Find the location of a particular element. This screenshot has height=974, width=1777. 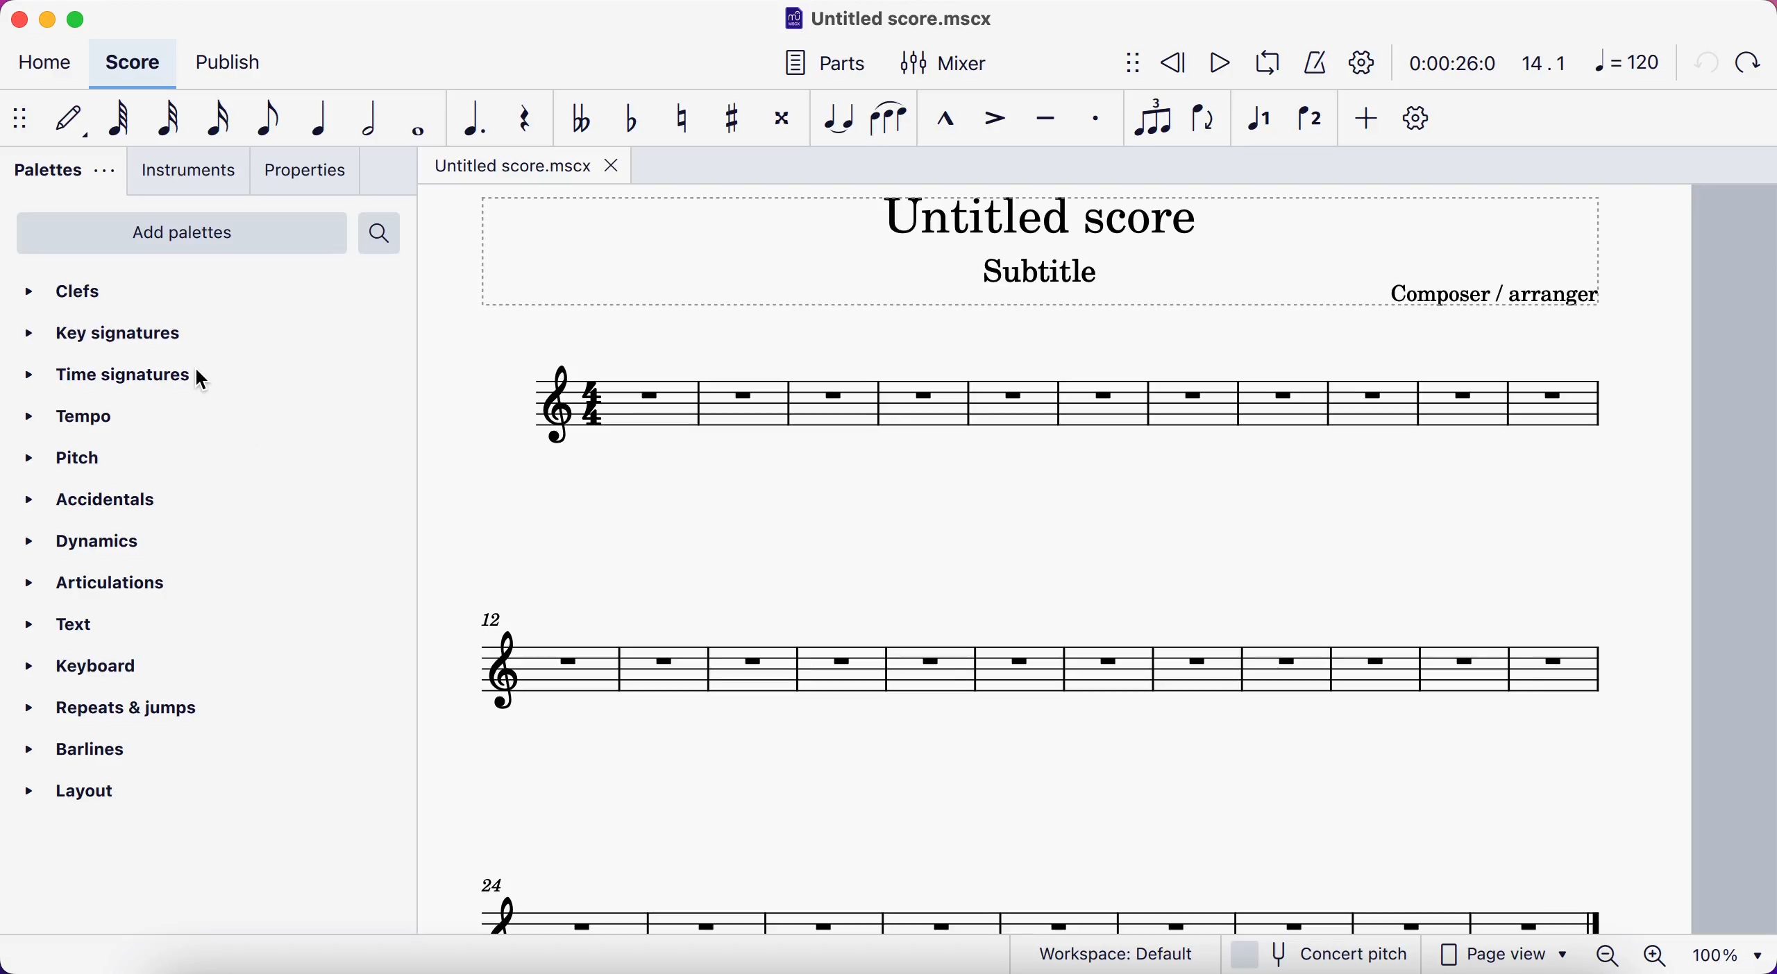

title is located at coordinates (504, 169).